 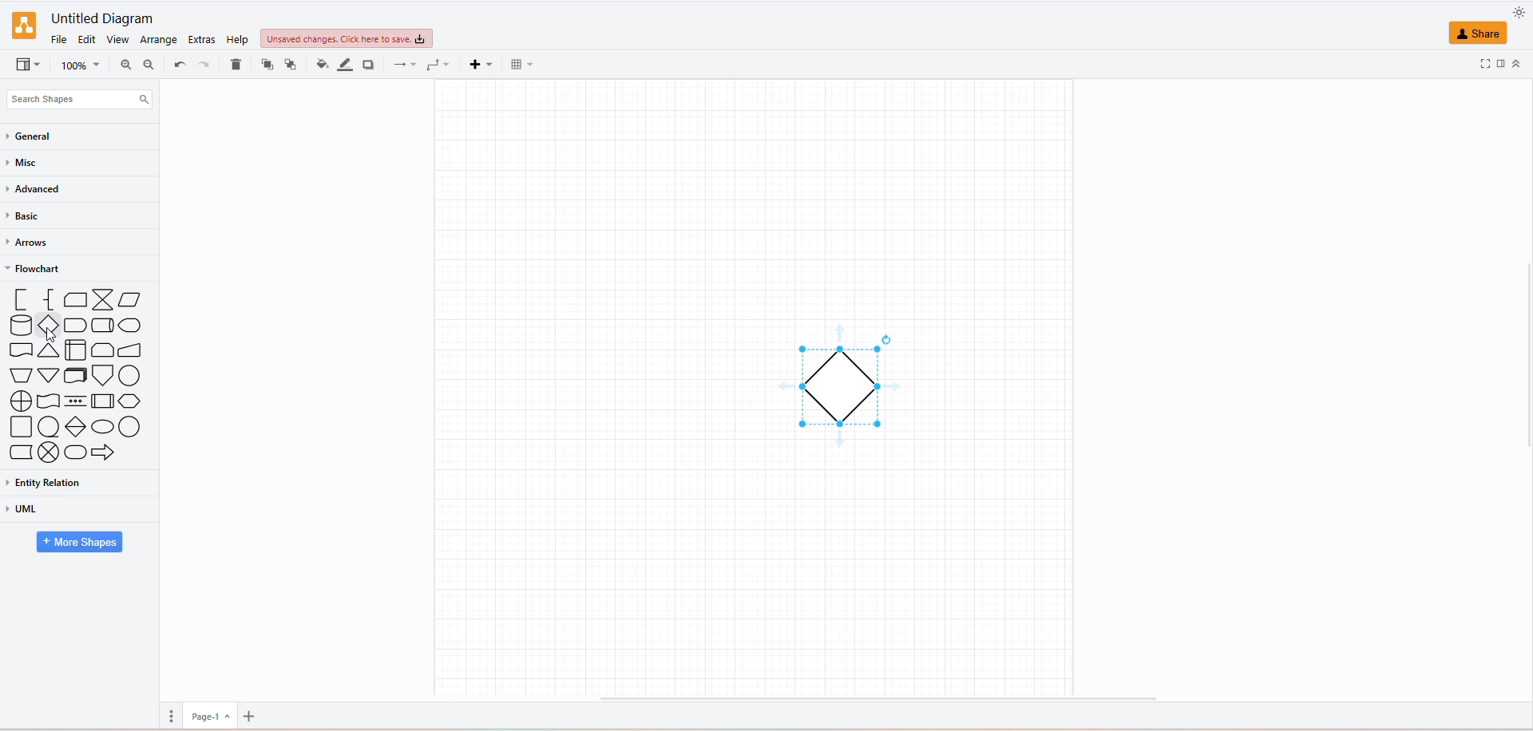 I want to click on VIEWSEARCH, so click(x=28, y=65).